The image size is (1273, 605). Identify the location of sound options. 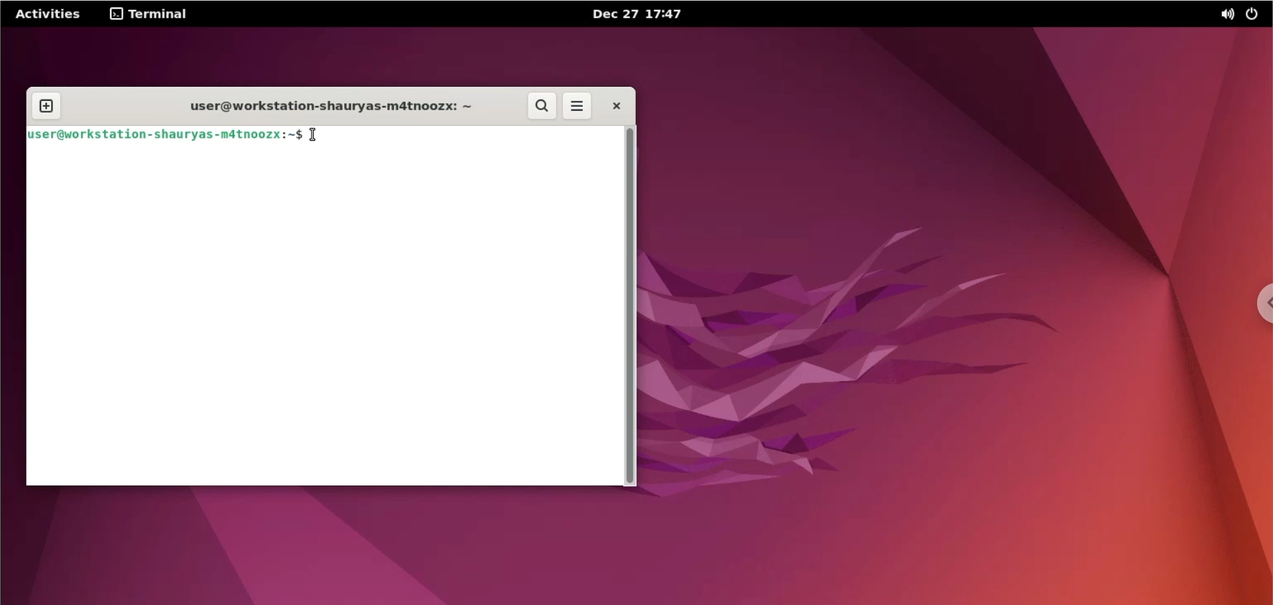
(1225, 13).